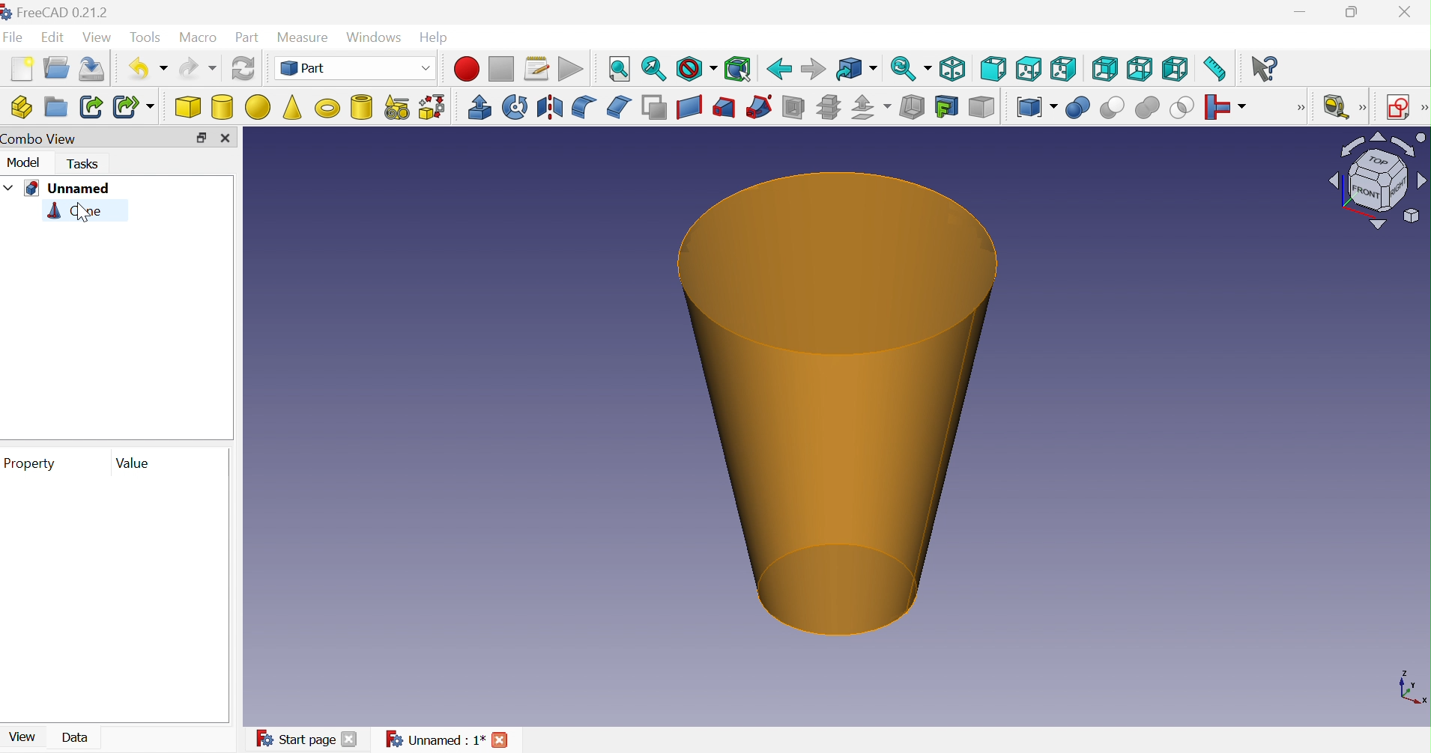  Describe the element at coordinates (95, 68) in the screenshot. I see `Save` at that location.